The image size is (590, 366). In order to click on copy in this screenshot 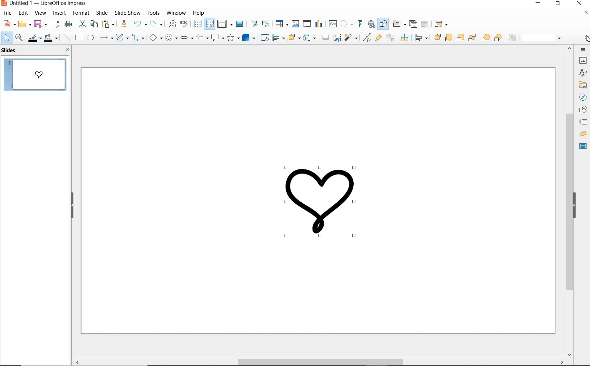, I will do `click(93, 24)`.